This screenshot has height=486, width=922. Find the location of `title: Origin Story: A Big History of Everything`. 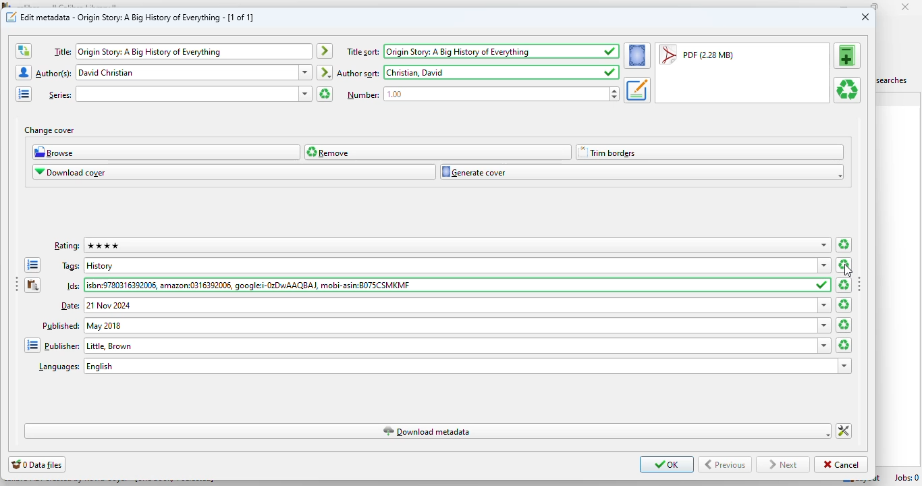

title: Origin Story: A Big History of Everything is located at coordinates (193, 52).